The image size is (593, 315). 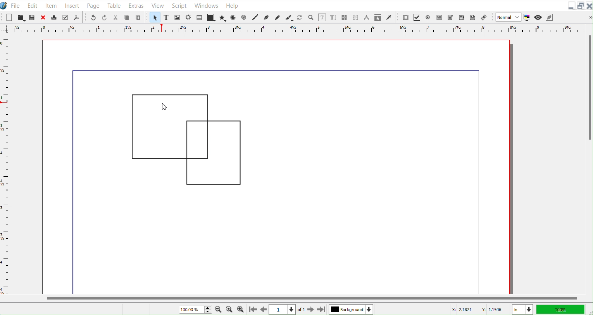 What do you see at coordinates (367, 18) in the screenshot?
I see `Measurements` at bounding box center [367, 18].